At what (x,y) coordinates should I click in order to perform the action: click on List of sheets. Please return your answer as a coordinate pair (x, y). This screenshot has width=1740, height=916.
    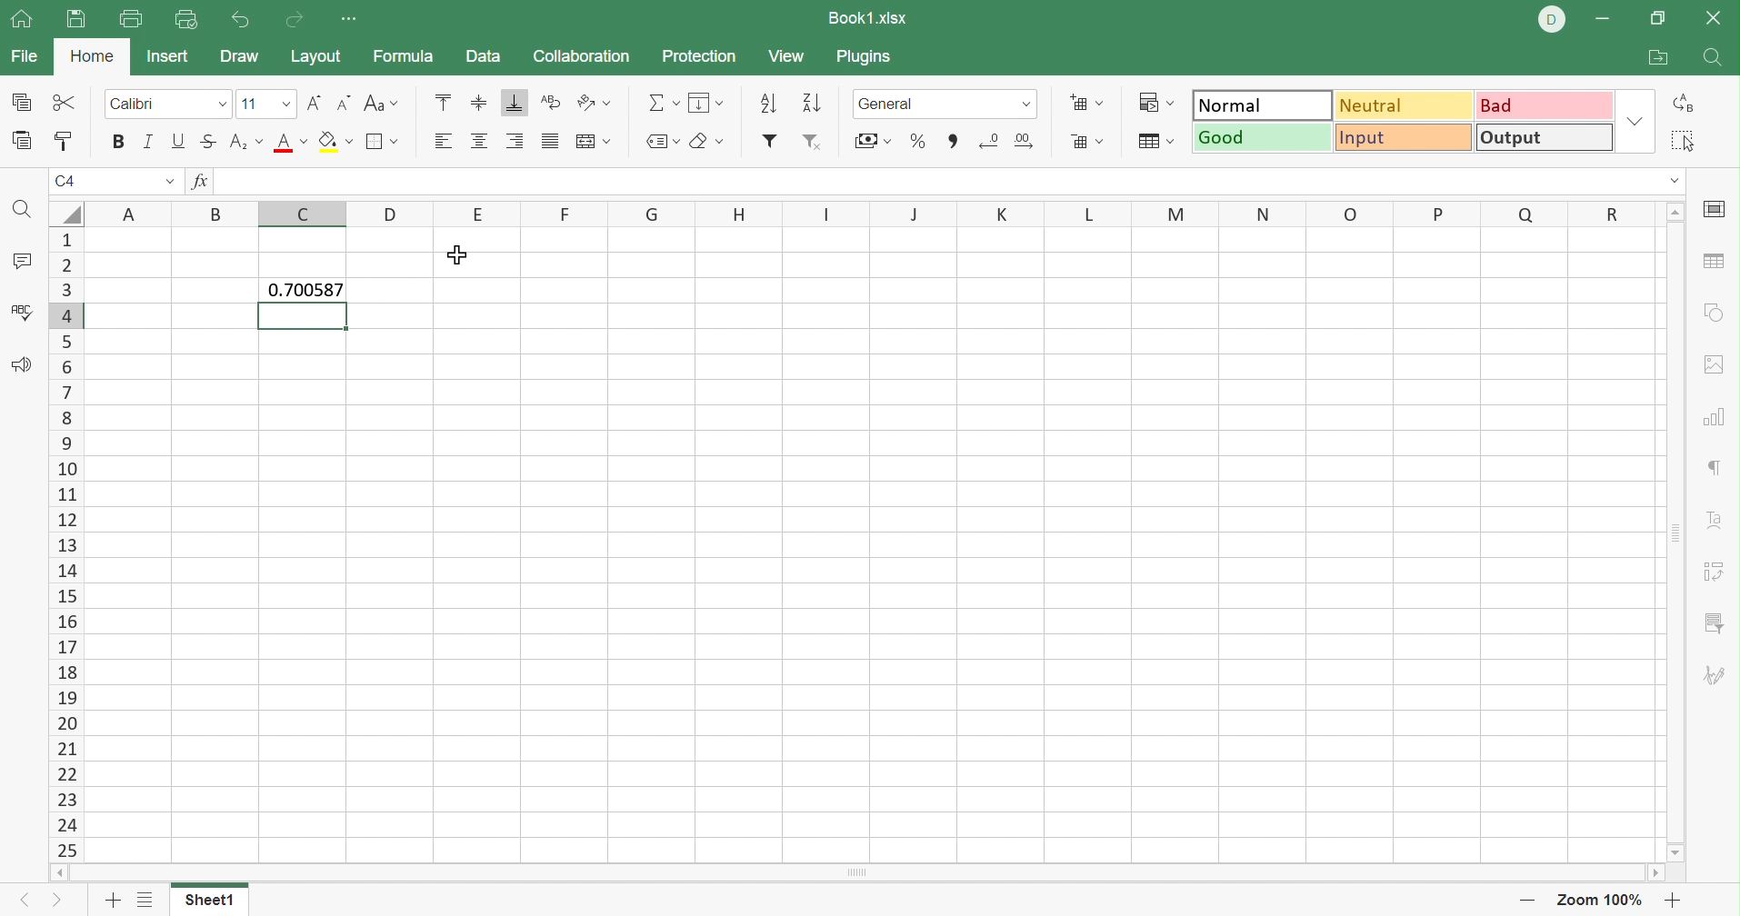
    Looking at the image, I should click on (147, 900).